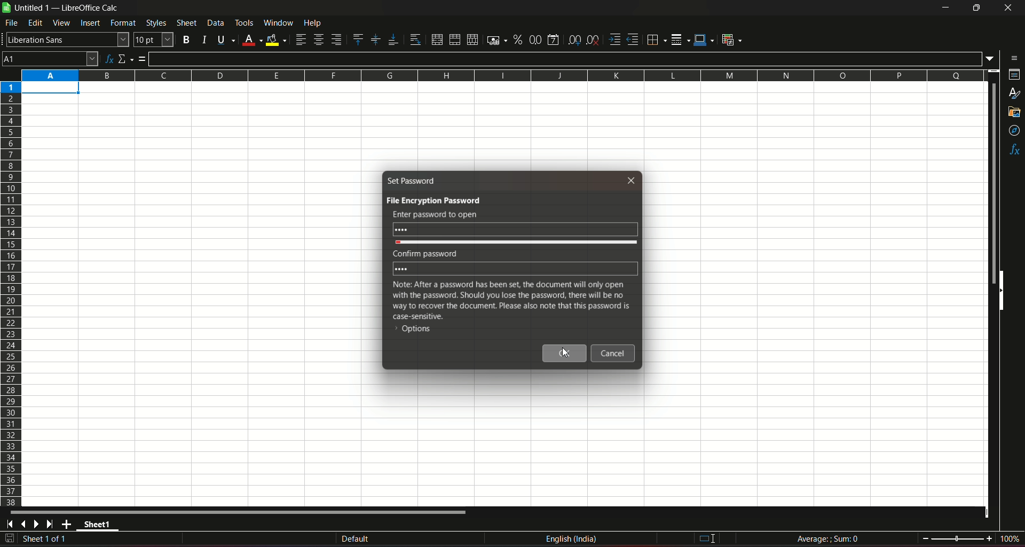 This screenshot has width=1025, height=547. Describe the element at coordinates (705, 41) in the screenshot. I see `border color` at that location.